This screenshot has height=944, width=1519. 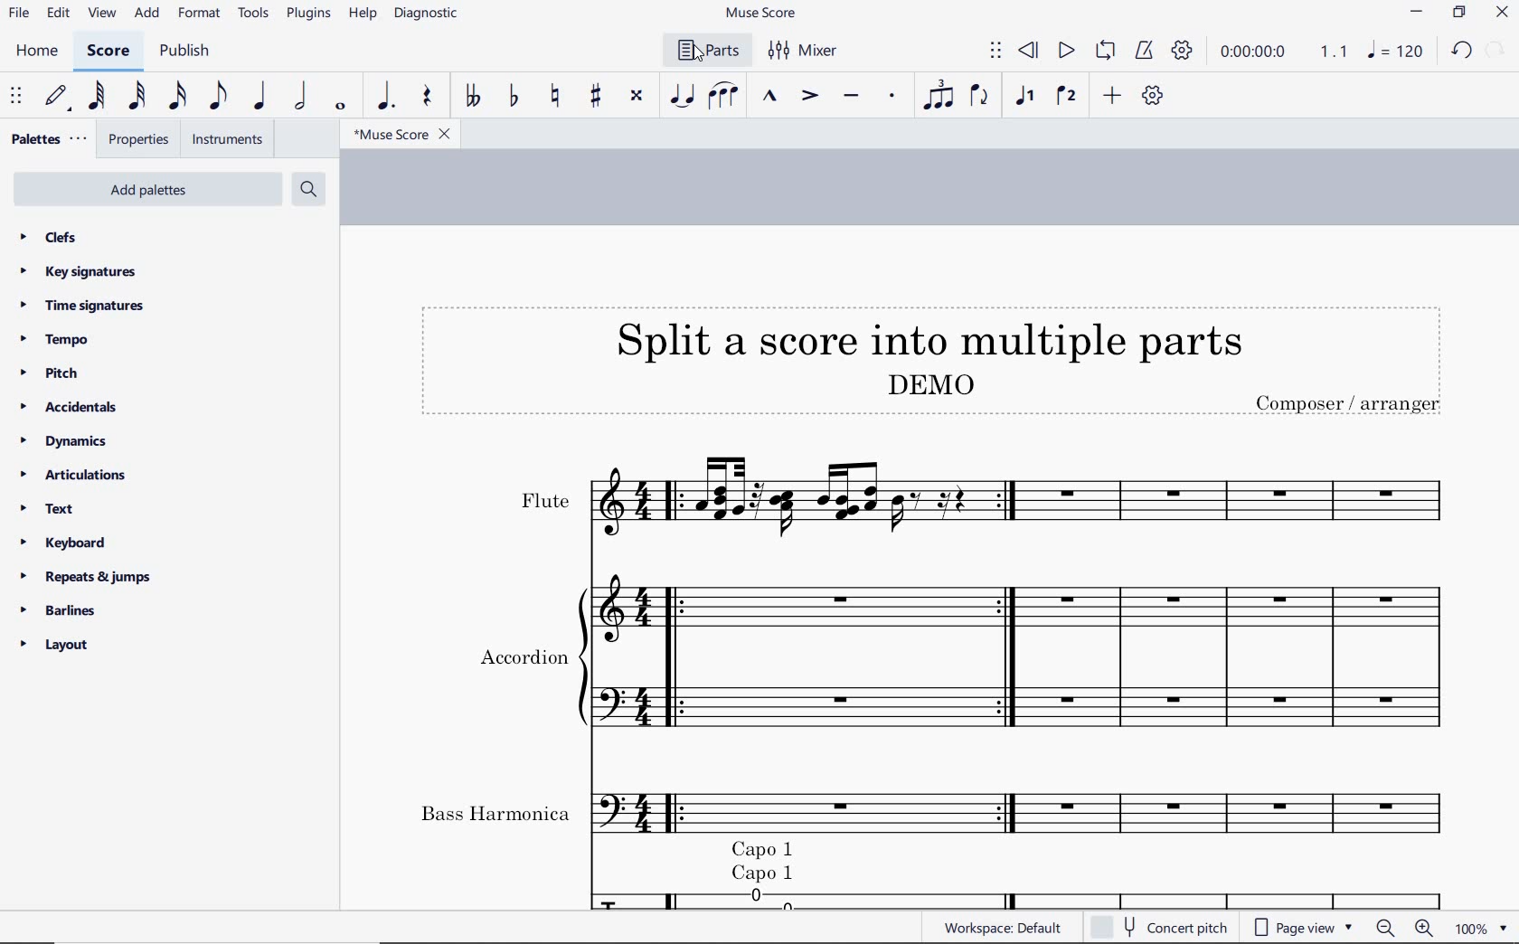 I want to click on accidentals, so click(x=71, y=409).